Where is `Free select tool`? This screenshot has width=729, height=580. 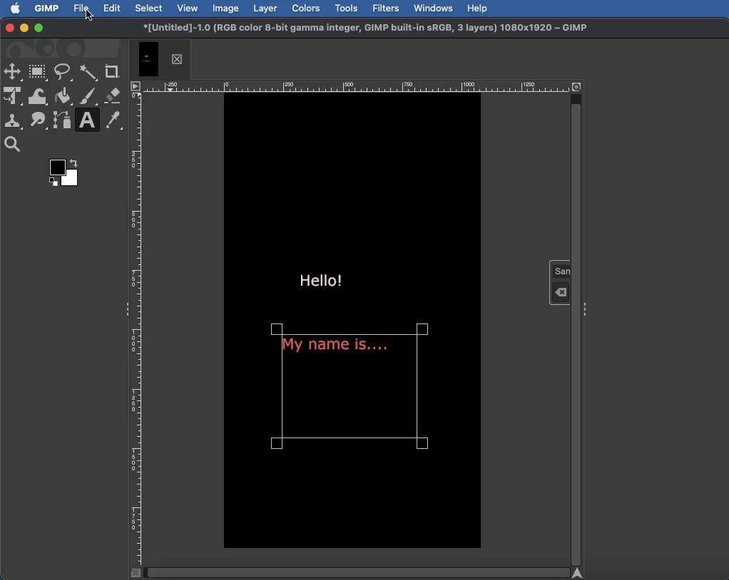
Free select tool is located at coordinates (63, 73).